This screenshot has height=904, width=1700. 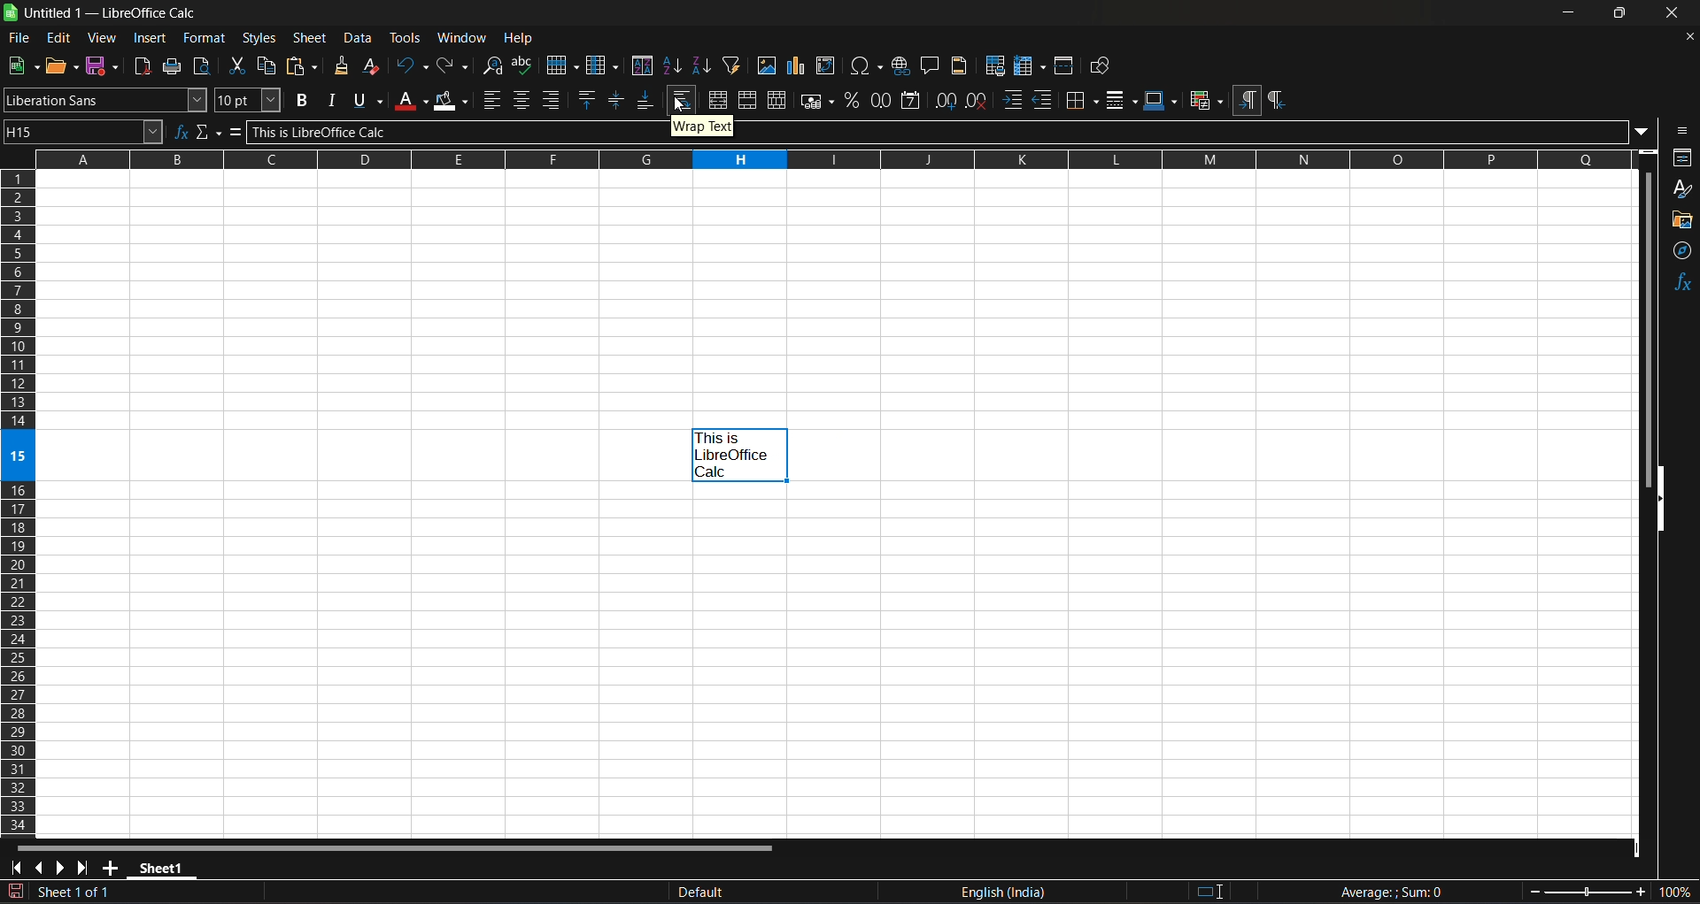 I want to click on clear direct formatting, so click(x=372, y=65).